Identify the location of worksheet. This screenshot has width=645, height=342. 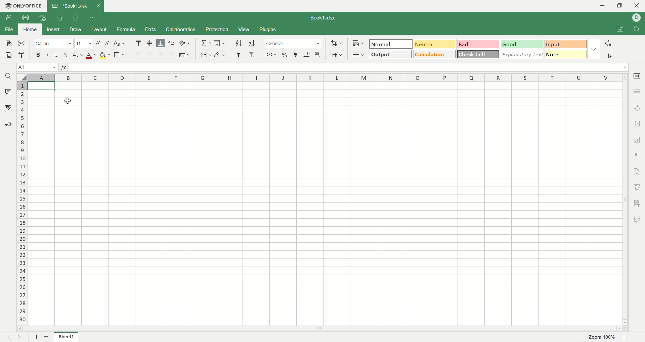
(326, 204).